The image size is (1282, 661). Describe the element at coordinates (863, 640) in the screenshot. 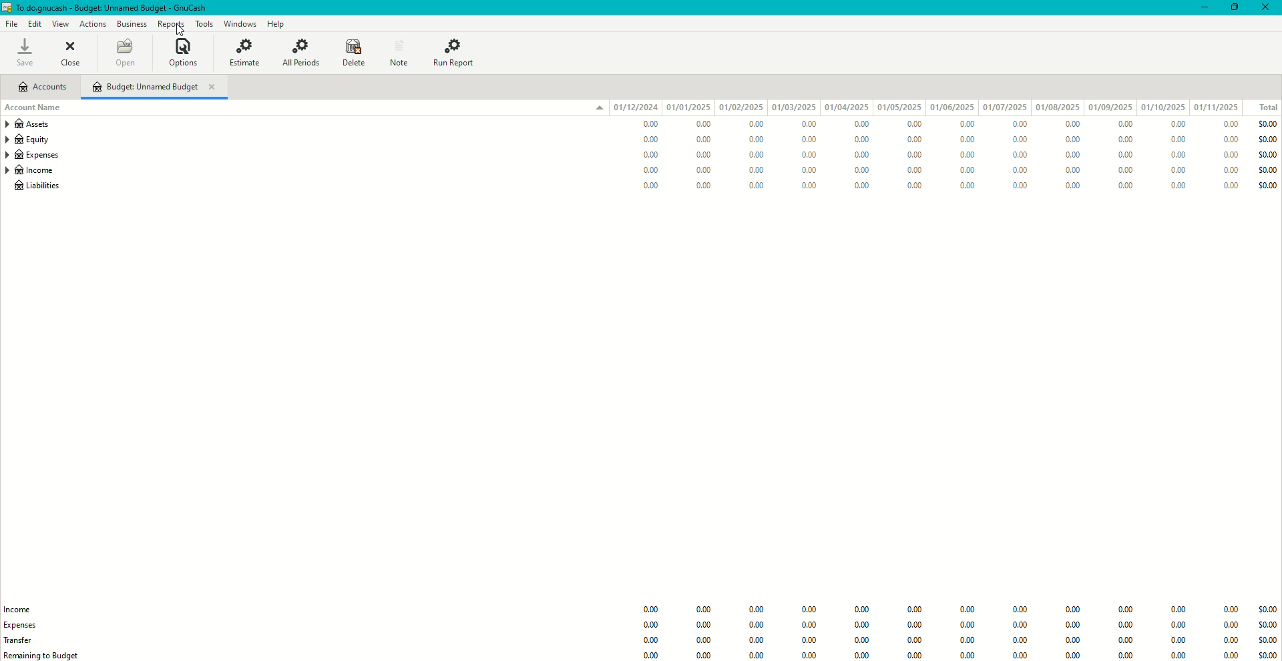

I see `0.00` at that location.